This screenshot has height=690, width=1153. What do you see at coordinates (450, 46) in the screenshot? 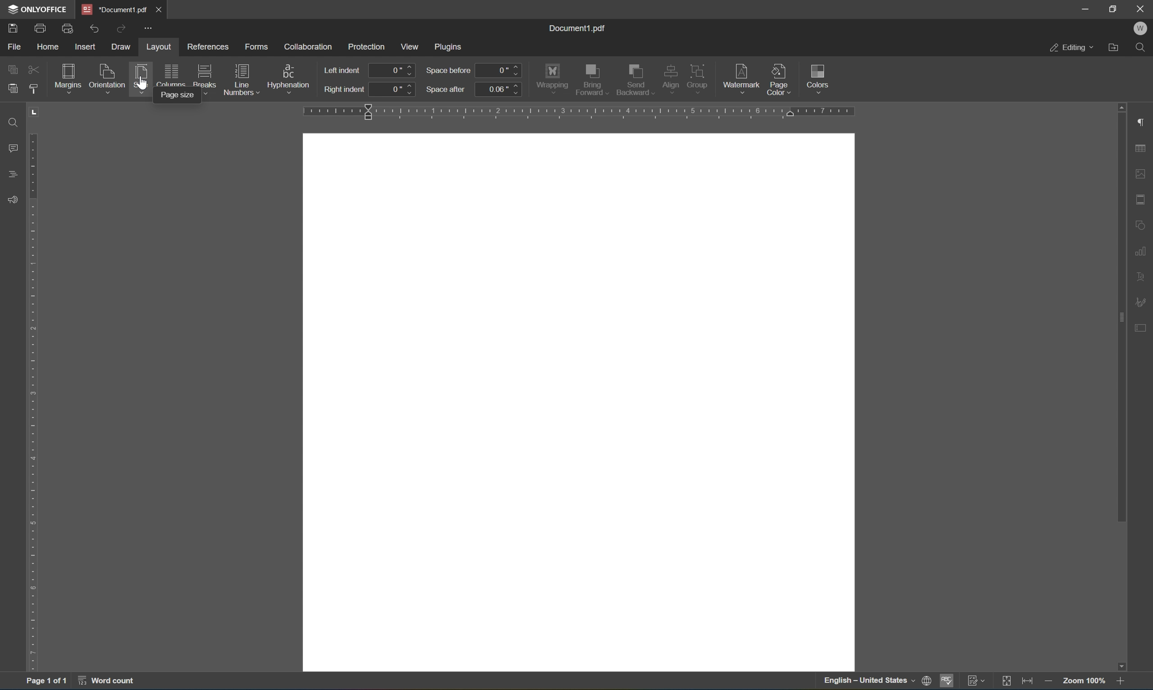
I see `plugins` at bounding box center [450, 46].